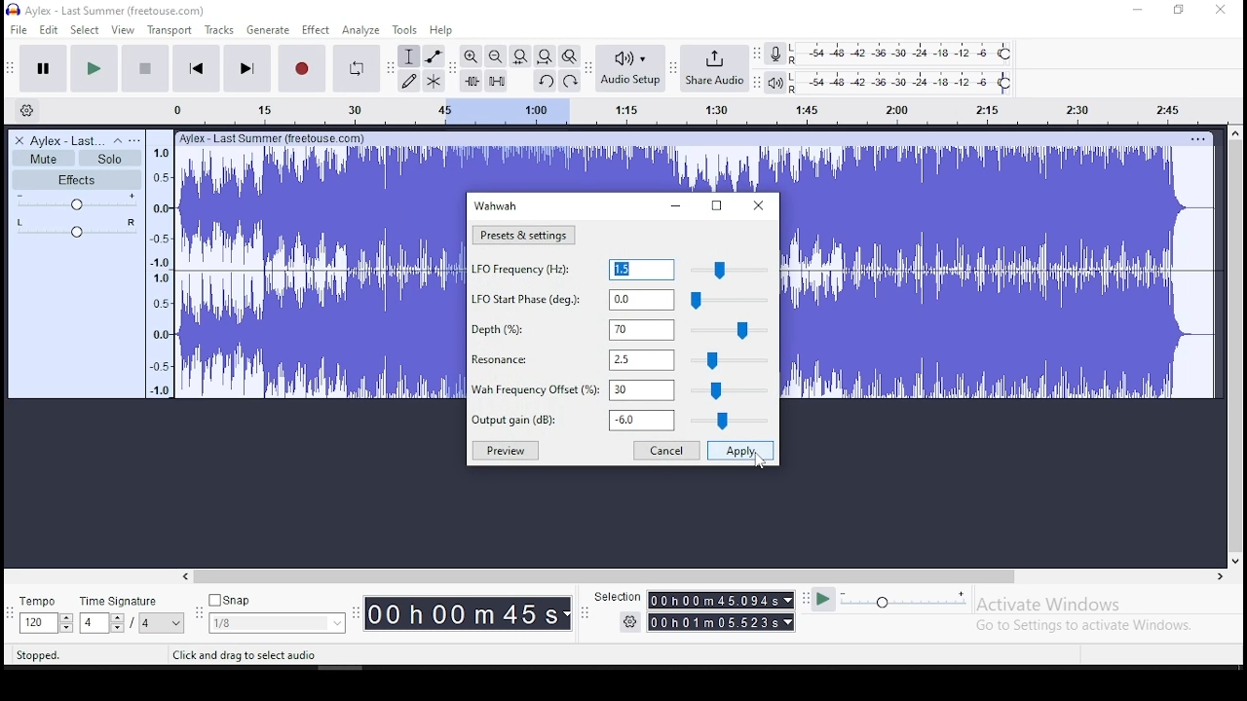 The image size is (1247, 701). I want to click on delete track, so click(19, 140).